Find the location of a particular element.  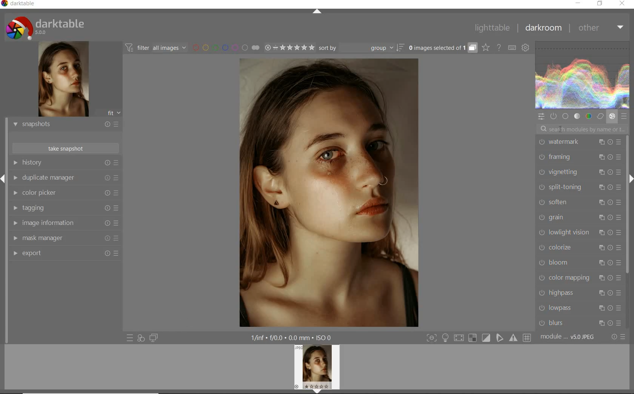

take snapshots is located at coordinates (66, 148).